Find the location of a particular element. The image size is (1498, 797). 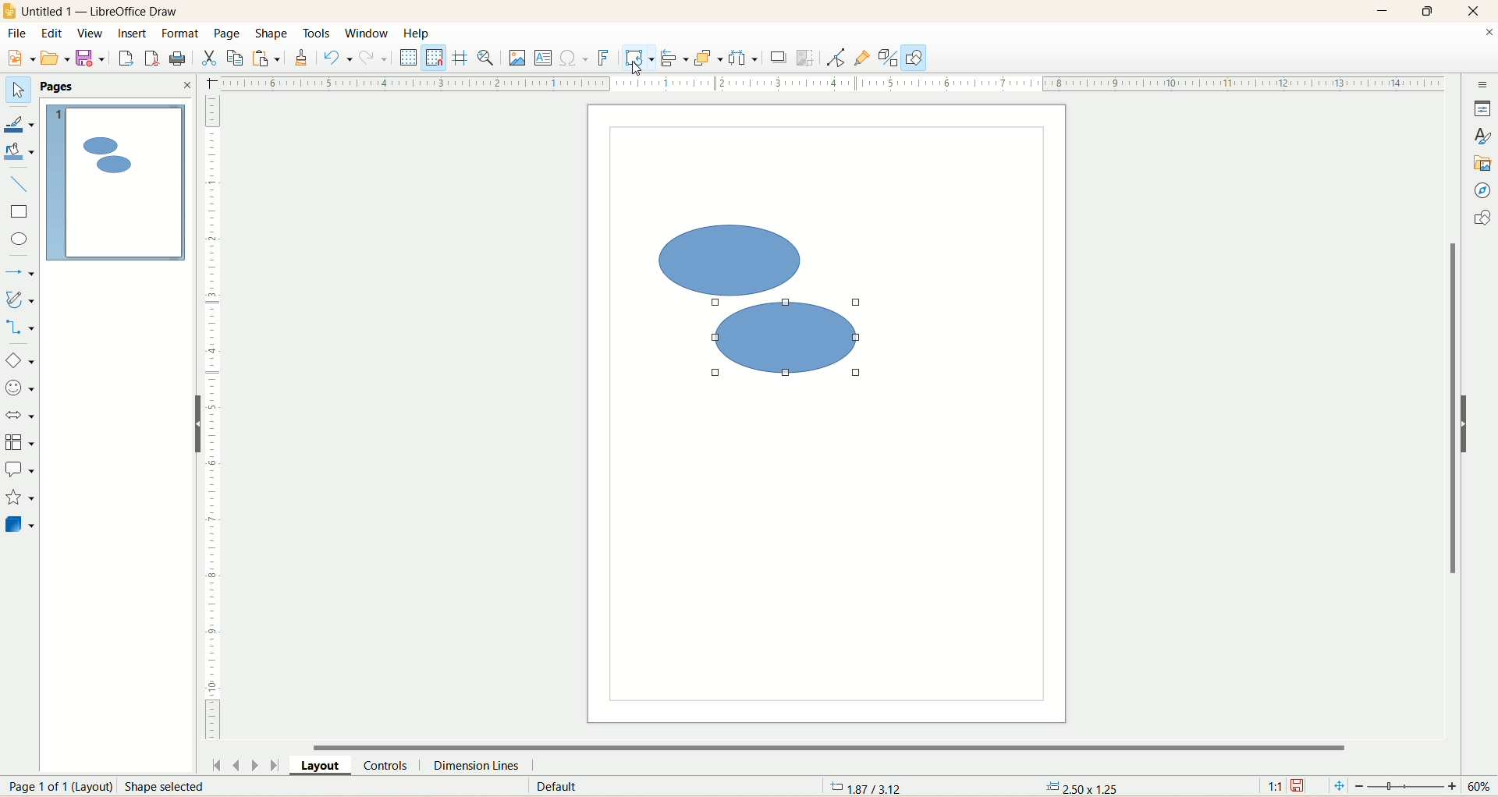

page is located at coordinates (231, 33).